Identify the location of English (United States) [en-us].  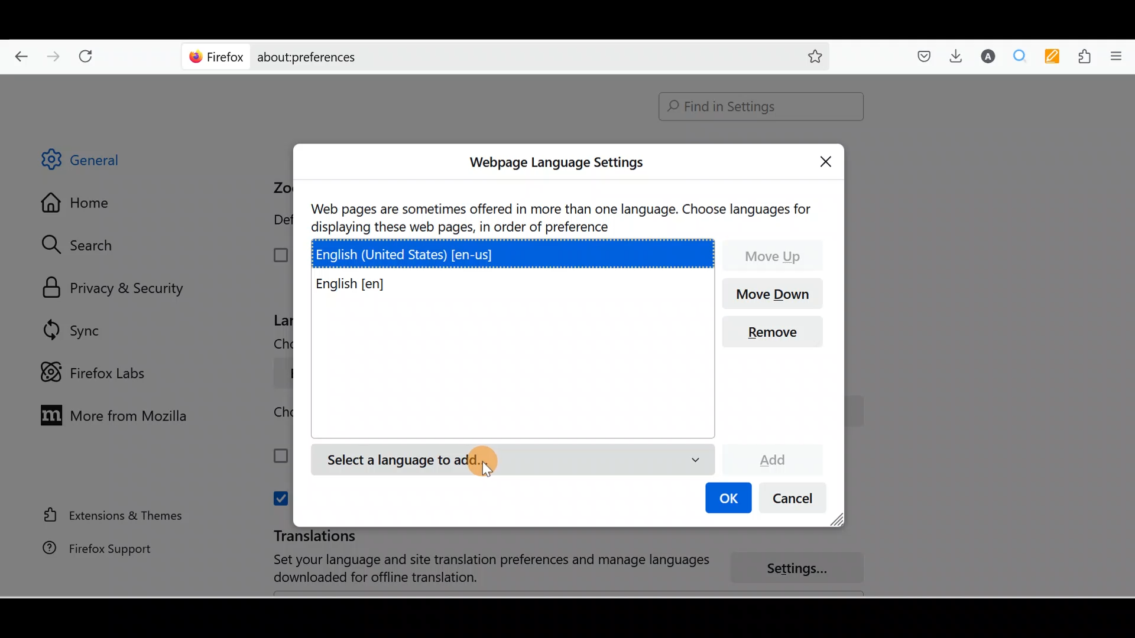
(515, 252).